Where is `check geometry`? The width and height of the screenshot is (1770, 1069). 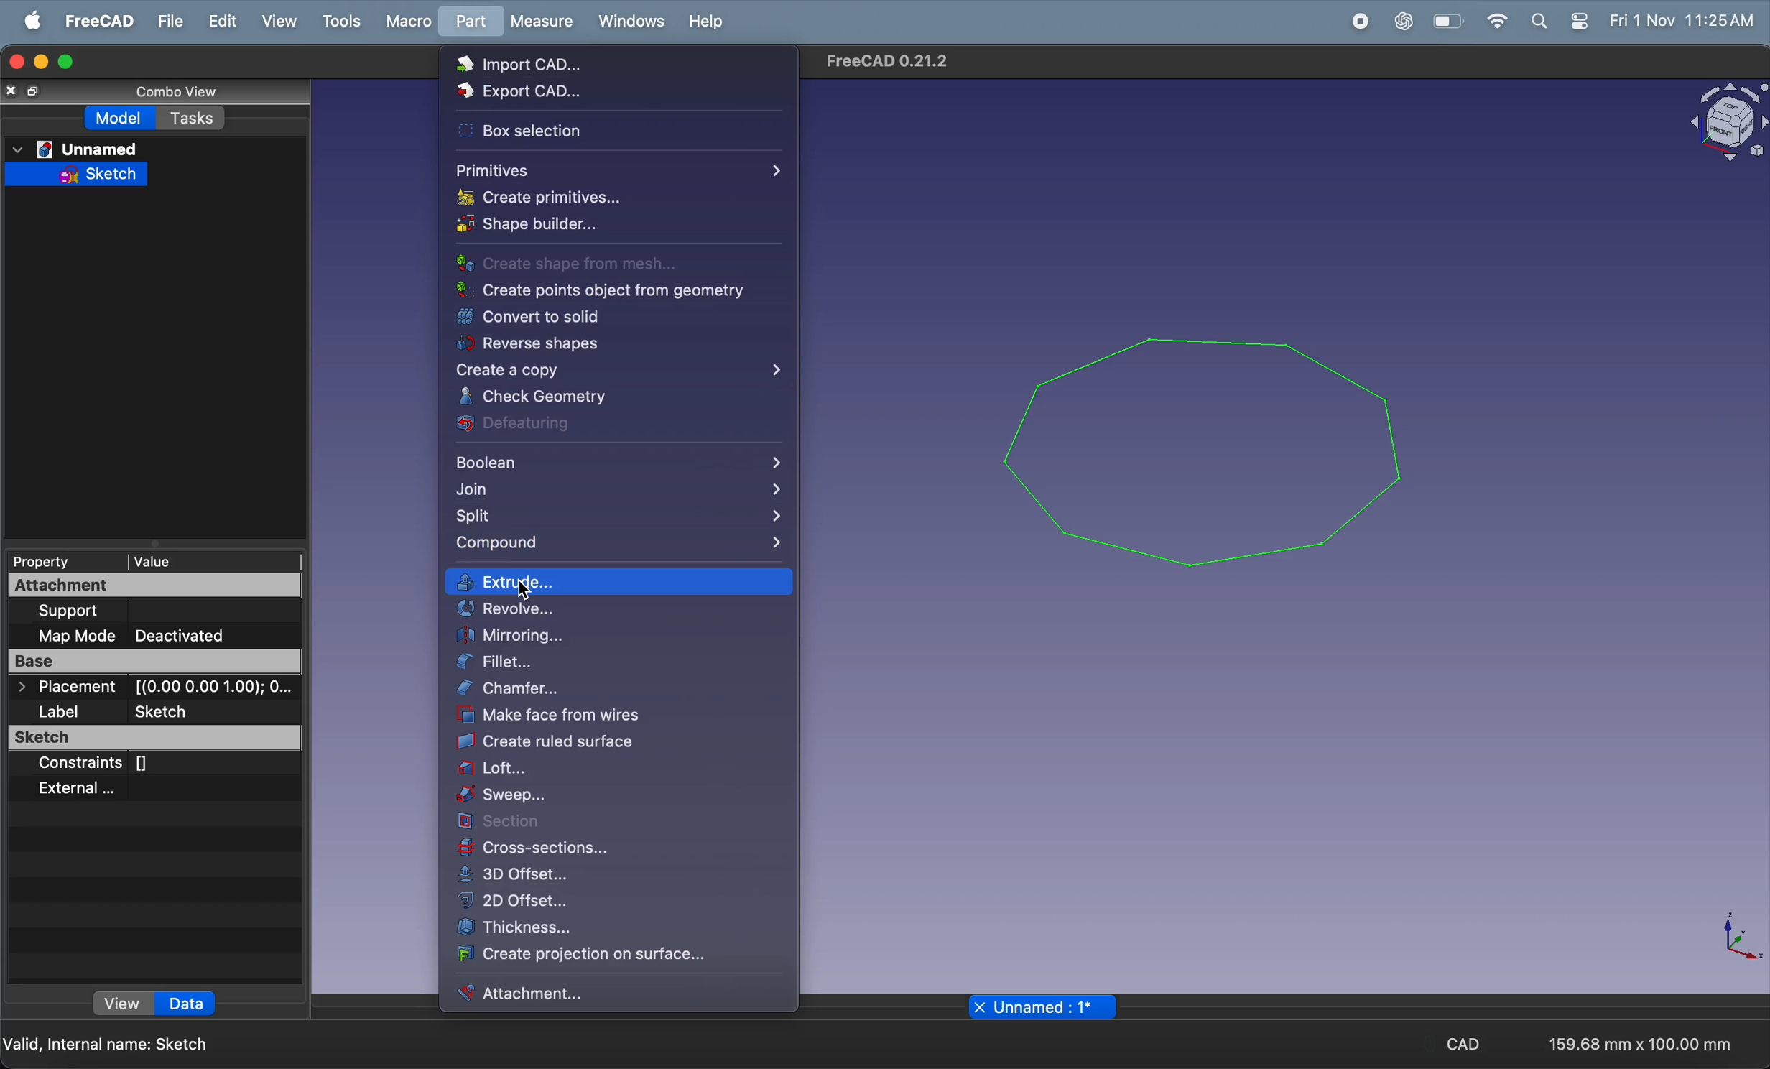
check geometry is located at coordinates (606, 397).